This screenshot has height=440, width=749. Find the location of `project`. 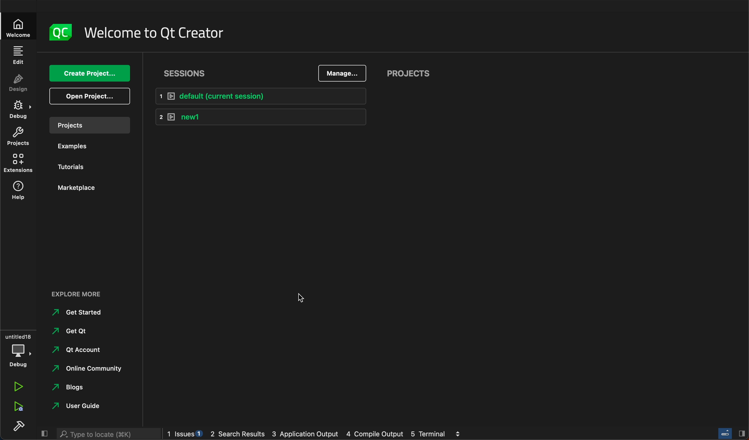

project is located at coordinates (412, 72).